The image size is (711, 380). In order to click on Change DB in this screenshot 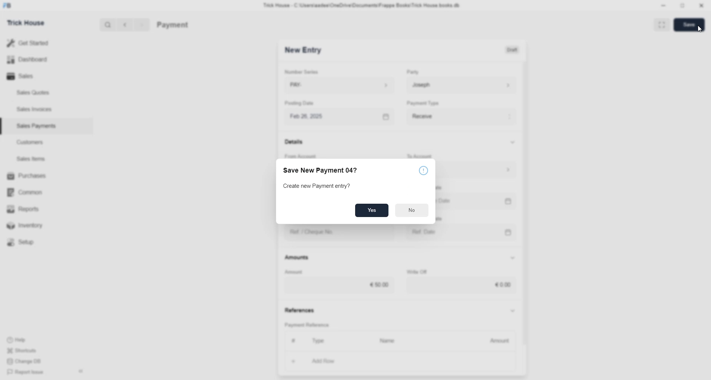, I will do `click(27, 361)`.